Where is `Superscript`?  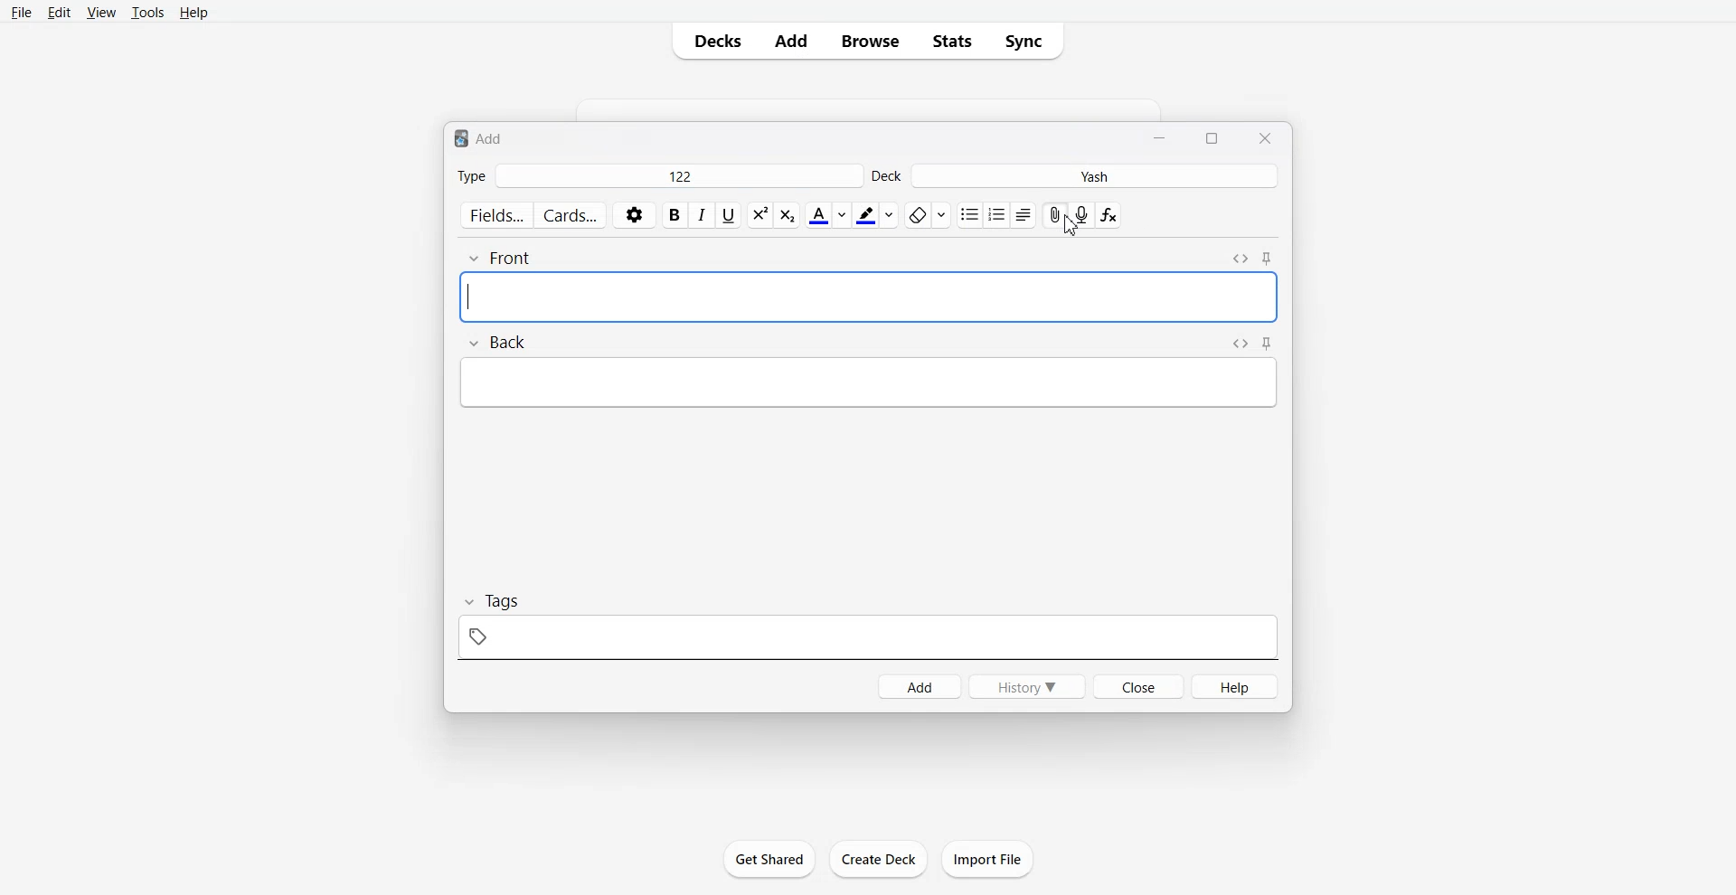
Superscript is located at coordinates (790, 215).